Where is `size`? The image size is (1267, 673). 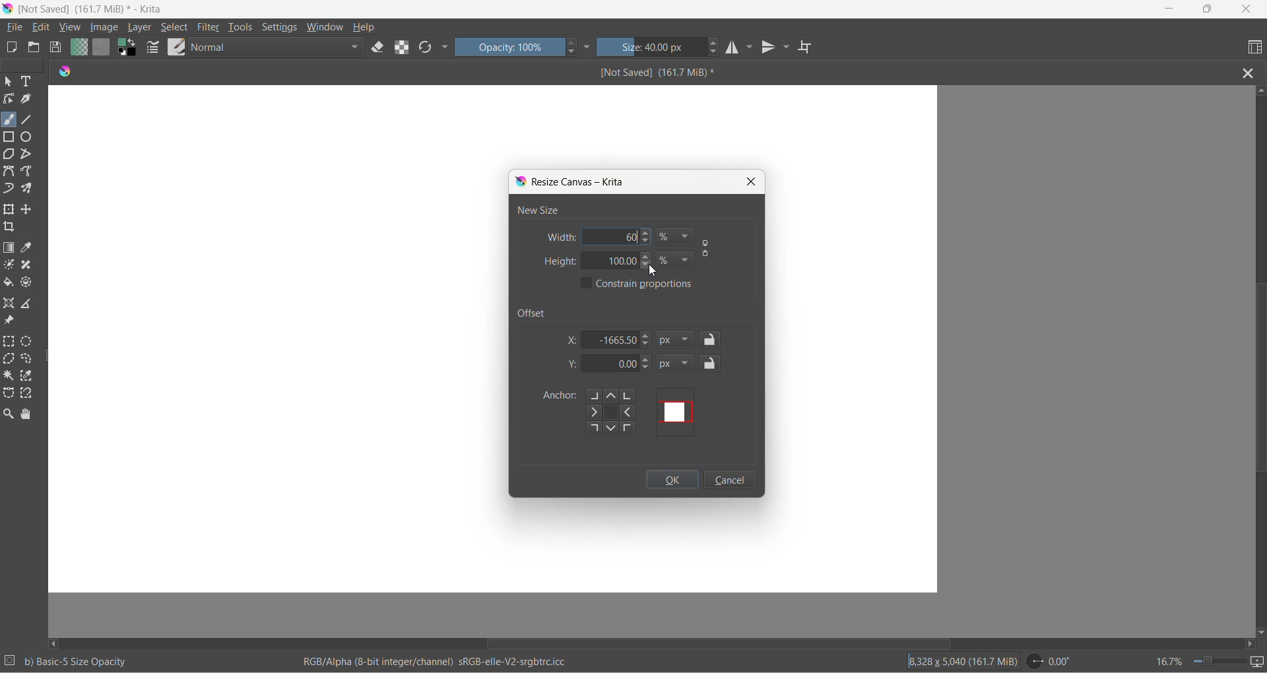
size is located at coordinates (652, 48).